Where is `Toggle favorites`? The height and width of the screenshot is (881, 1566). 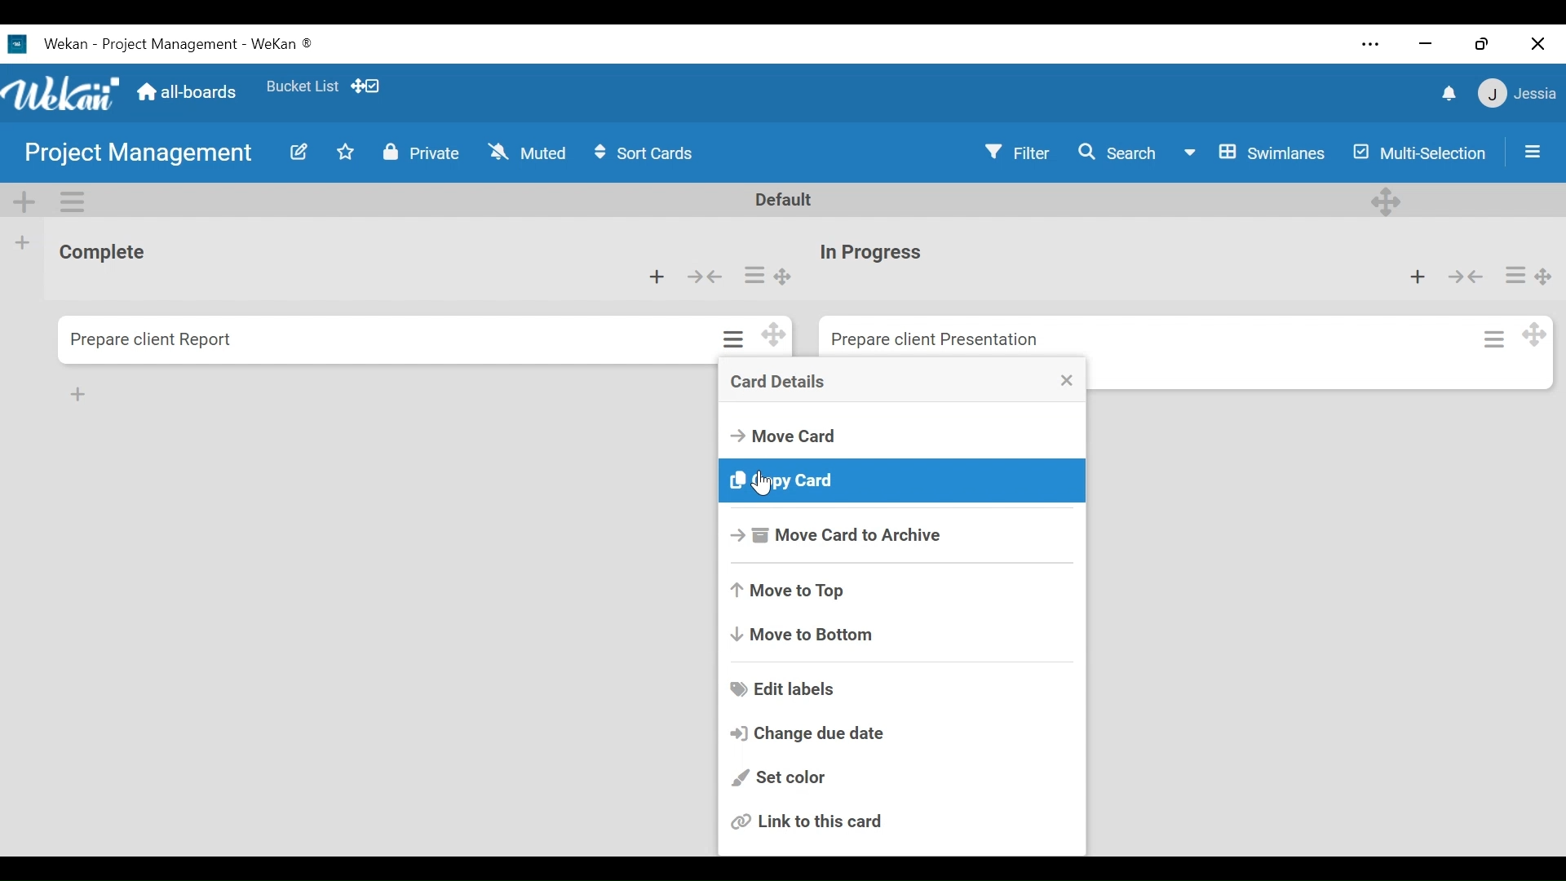 Toggle favorites is located at coordinates (346, 153).